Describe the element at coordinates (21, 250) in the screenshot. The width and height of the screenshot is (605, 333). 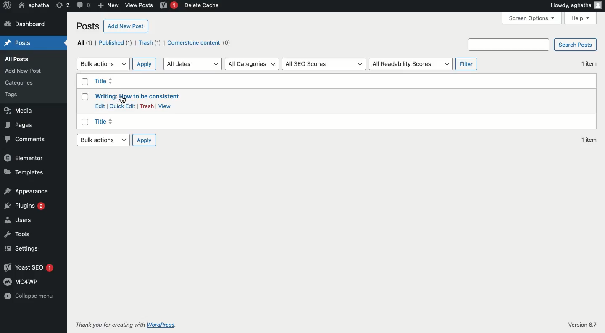
I see `Settings` at that location.